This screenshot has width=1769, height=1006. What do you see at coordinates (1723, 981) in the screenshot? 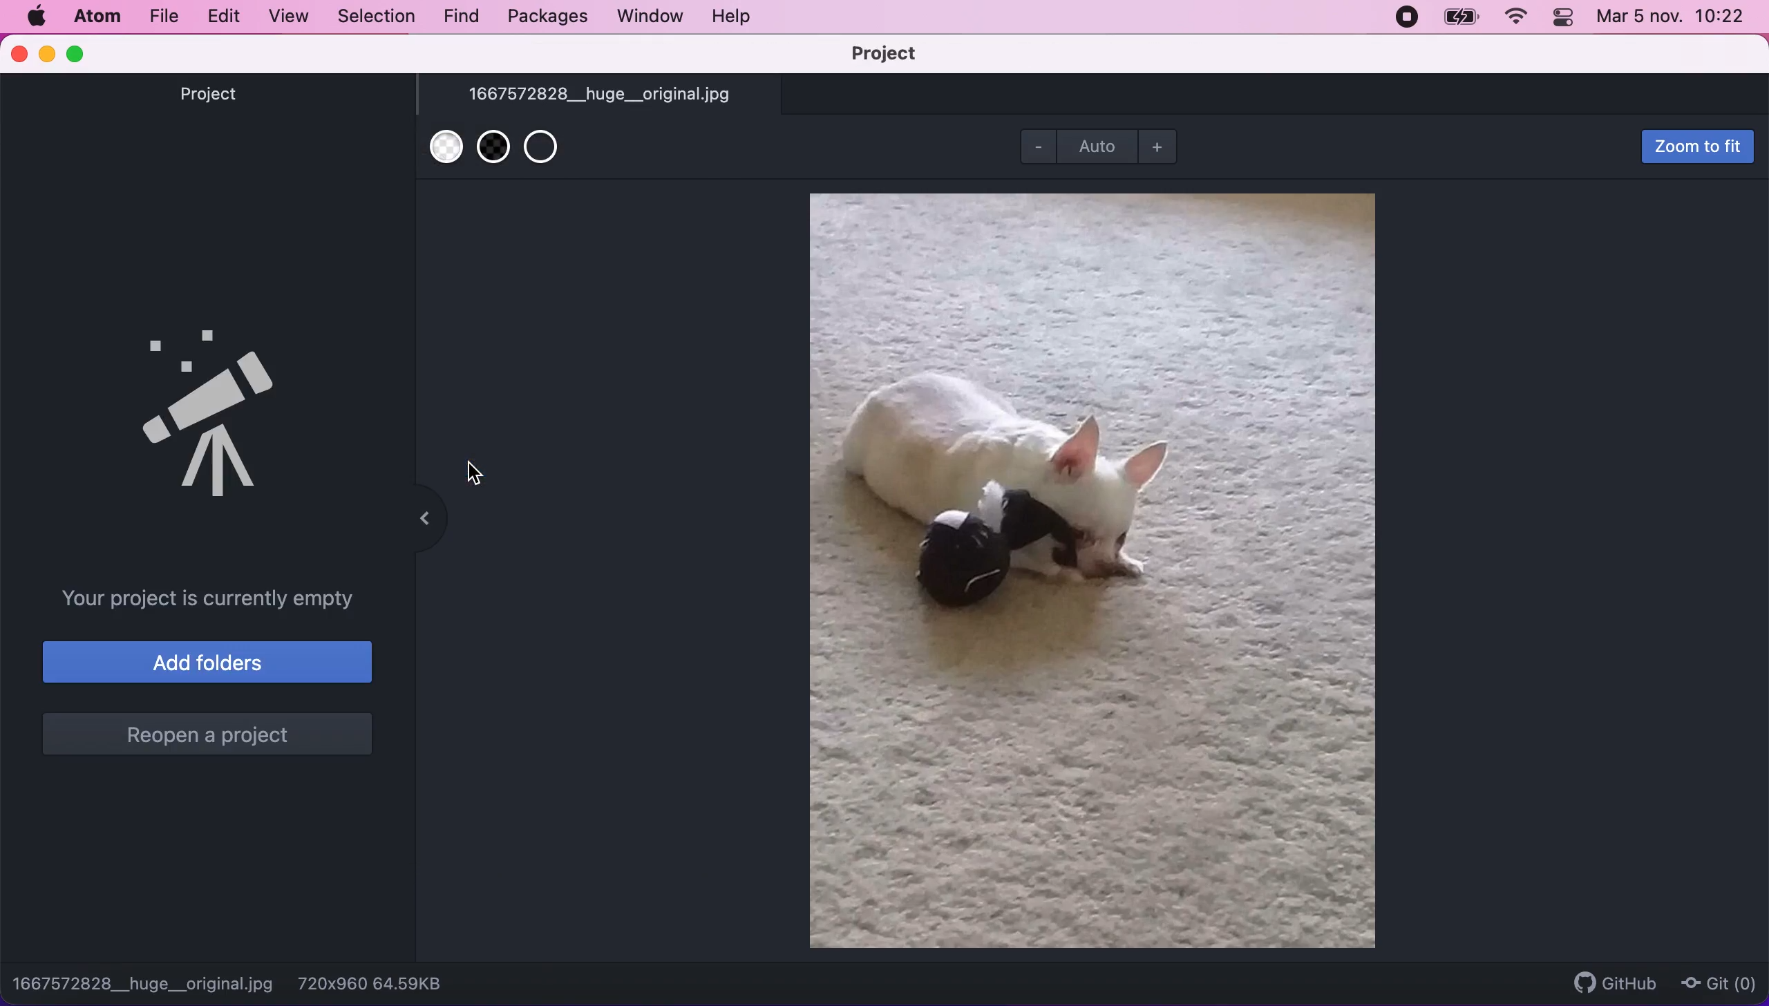
I see `git` at bounding box center [1723, 981].